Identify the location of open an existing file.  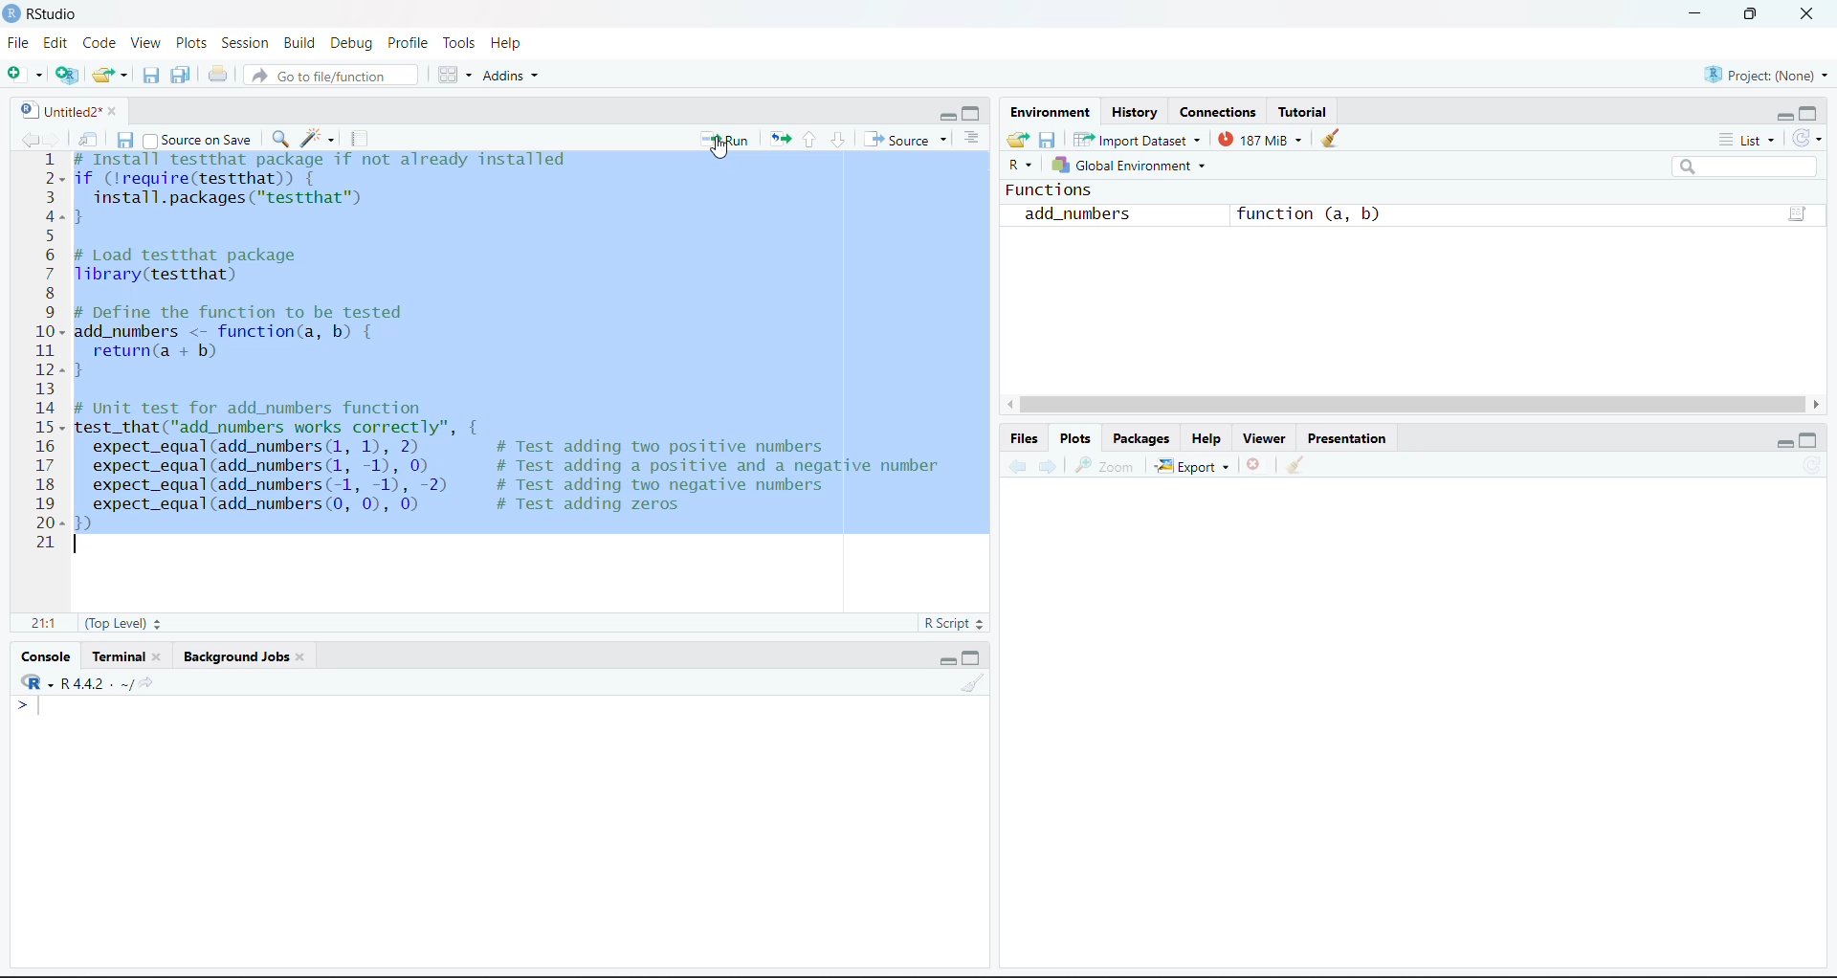
(110, 74).